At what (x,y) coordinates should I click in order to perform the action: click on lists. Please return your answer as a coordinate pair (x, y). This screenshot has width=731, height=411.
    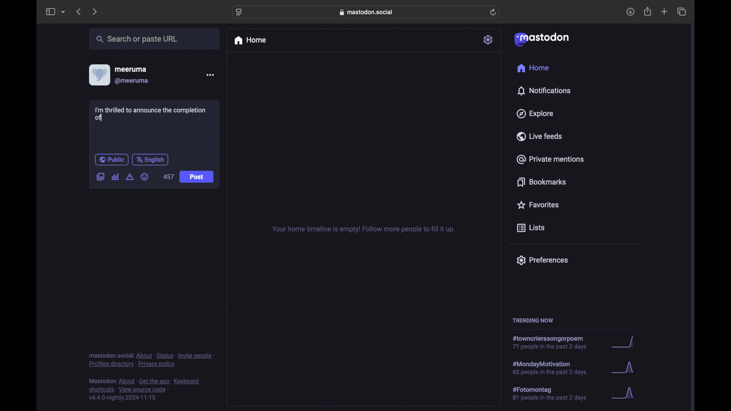
    Looking at the image, I should click on (531, 228).